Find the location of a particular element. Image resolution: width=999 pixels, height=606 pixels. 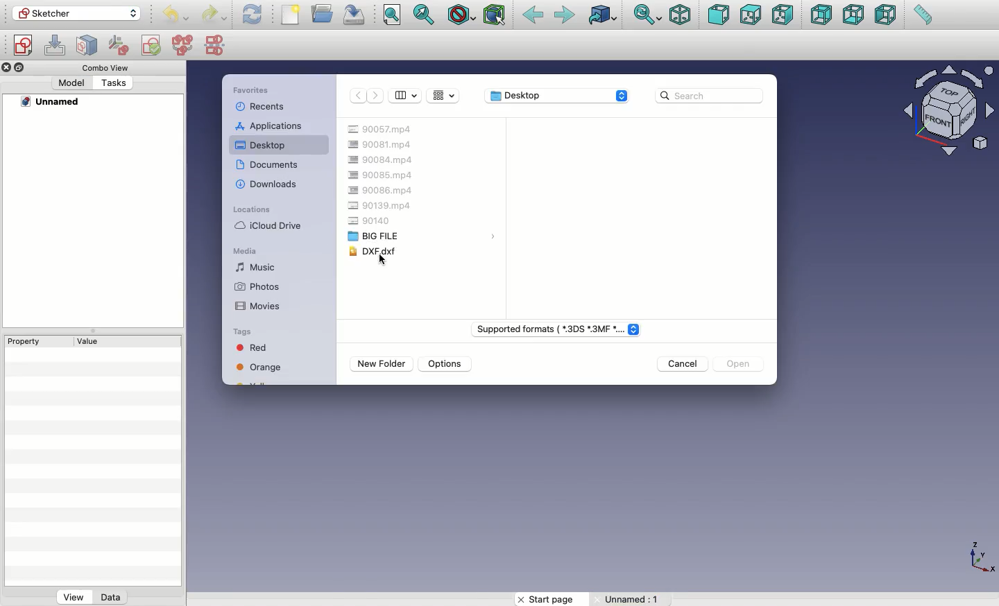

 90140 is located at coordinates (370, 221).